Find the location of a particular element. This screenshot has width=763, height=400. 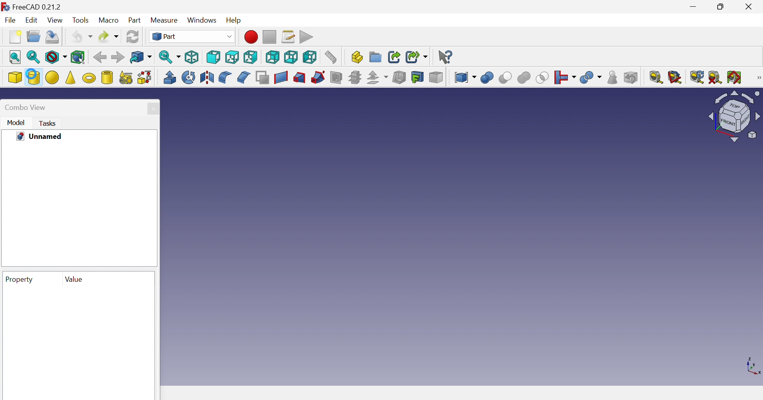

Close is located at coordinates (750, 6).